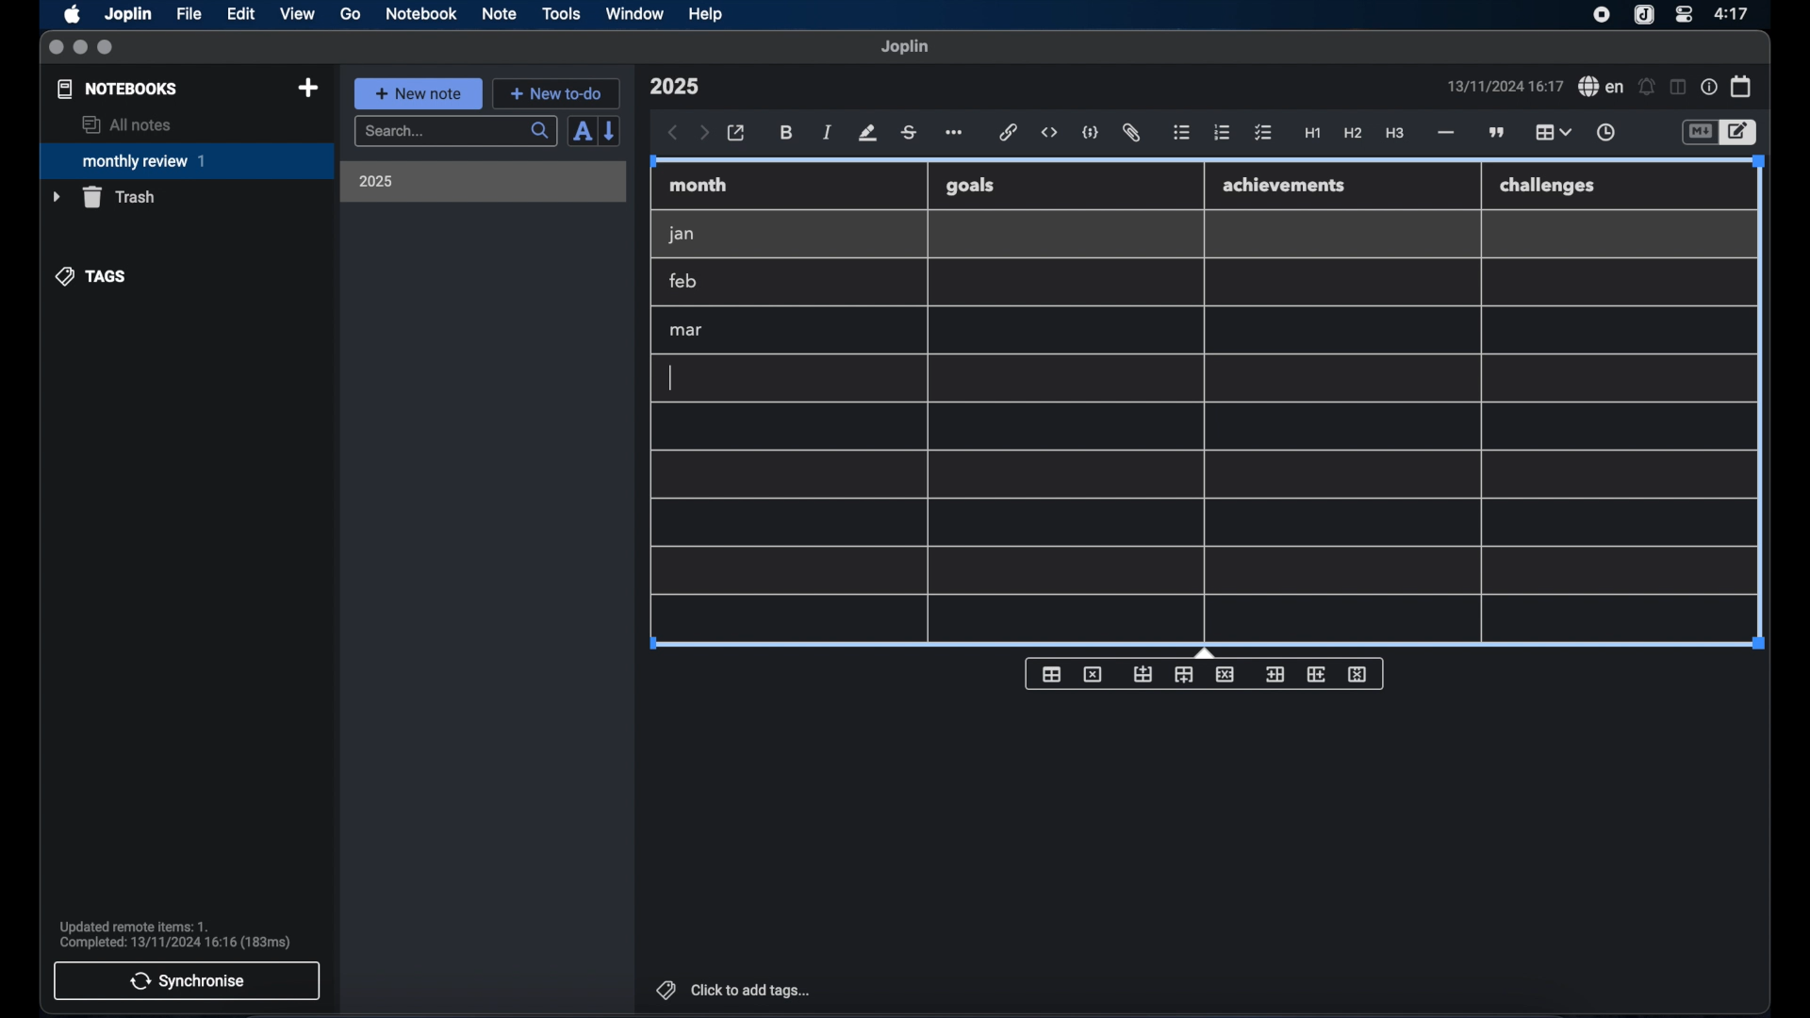  What do you see at coordinates (1683, 13) in the screenshot?
I see `control center` at bounding box center [1683, 13].